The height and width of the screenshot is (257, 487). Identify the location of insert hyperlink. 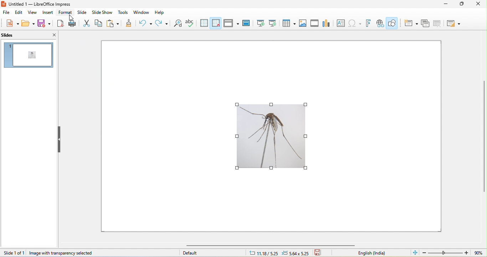
(380, 24).